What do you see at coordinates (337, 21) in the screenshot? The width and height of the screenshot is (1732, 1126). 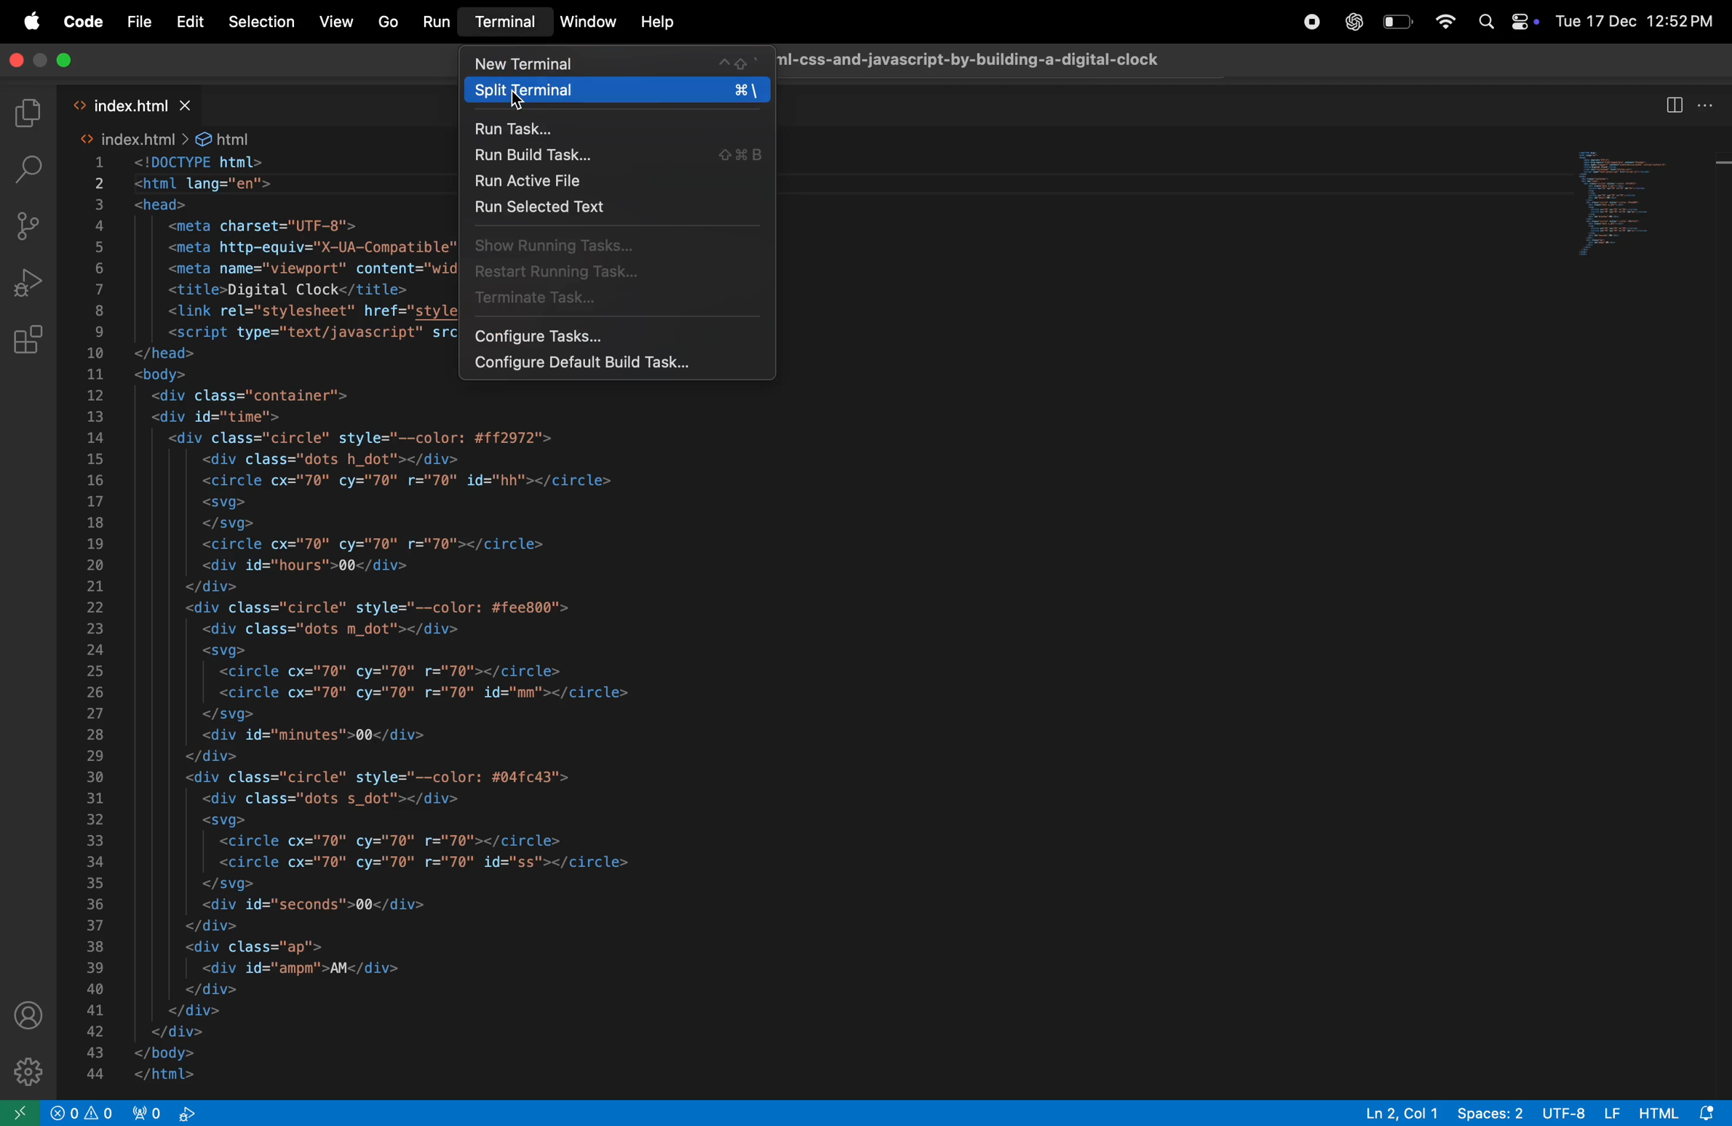 I see `View` at bounding box center [337, 21].